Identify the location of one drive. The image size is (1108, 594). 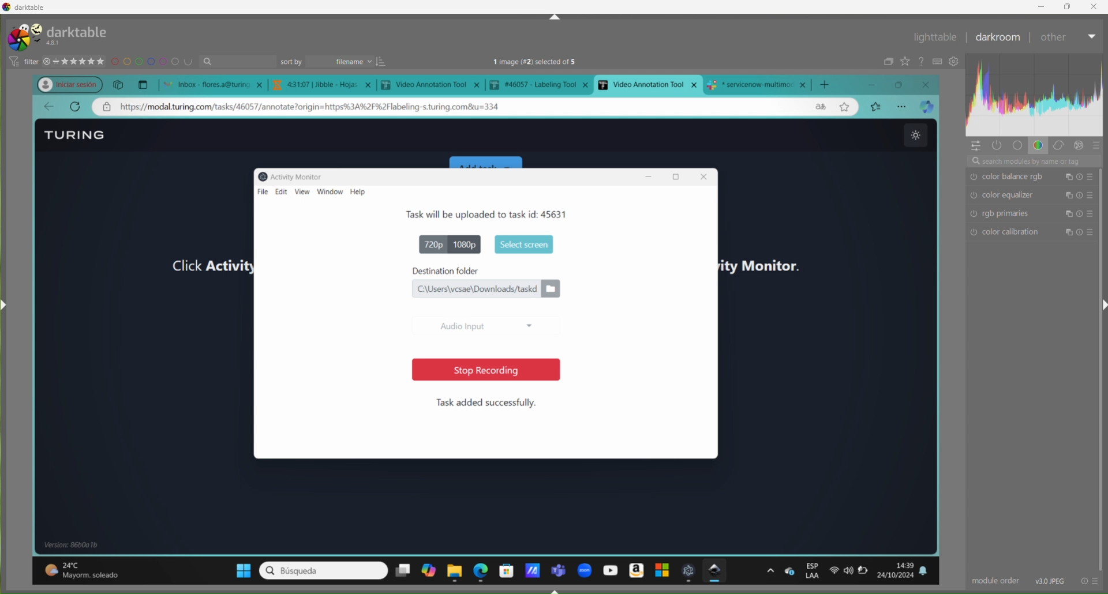
(789, 571).